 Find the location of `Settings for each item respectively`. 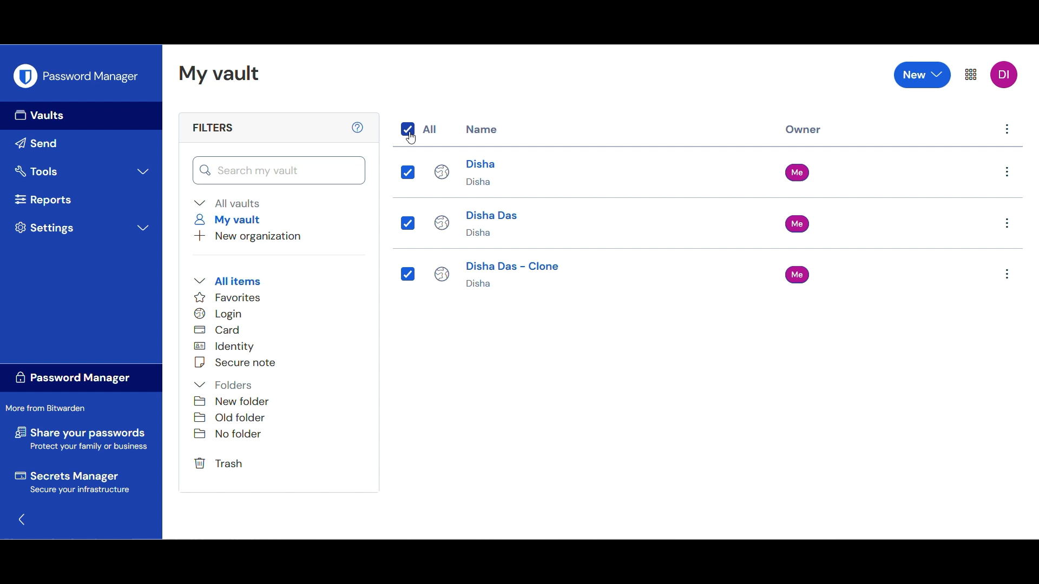

Settings for each item respectively is located at coordinates (1007, 276).